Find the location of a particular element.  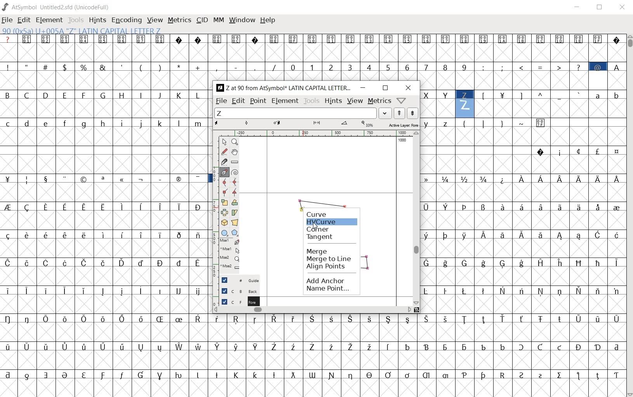

mse1 mse1 mse2 mse2 is located at coordinates (226, 256).